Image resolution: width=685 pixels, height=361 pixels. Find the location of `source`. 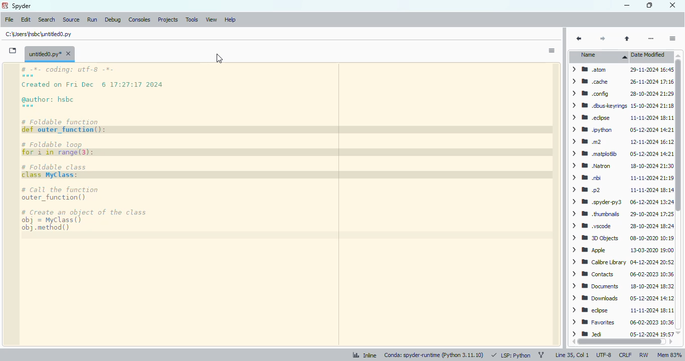

source is located at coordinates (70, 20).